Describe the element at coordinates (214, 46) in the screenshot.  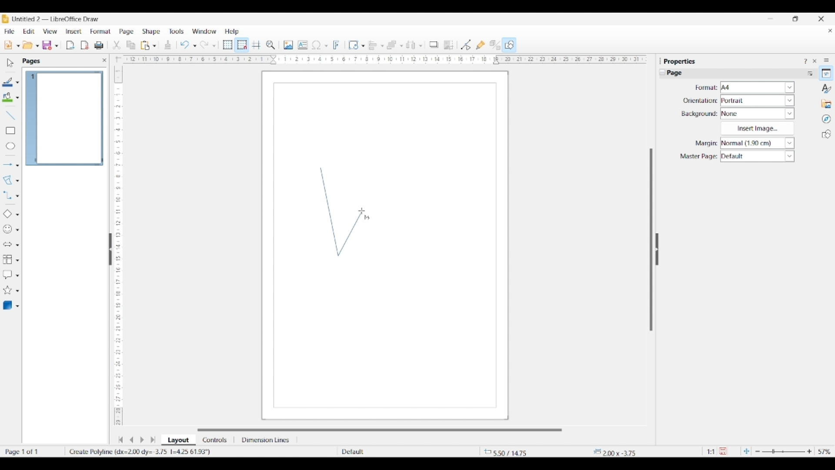
I see `Redo specific actions` at that location.